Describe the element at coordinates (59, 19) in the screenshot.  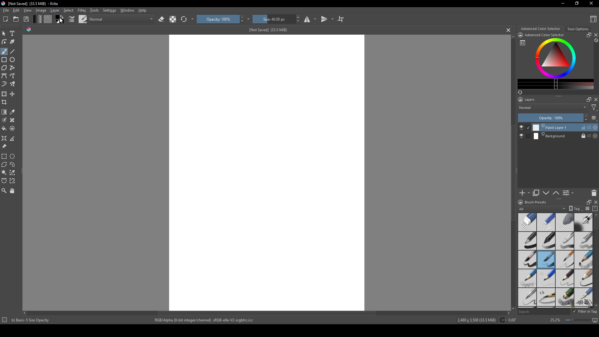
I see `color` at that location.